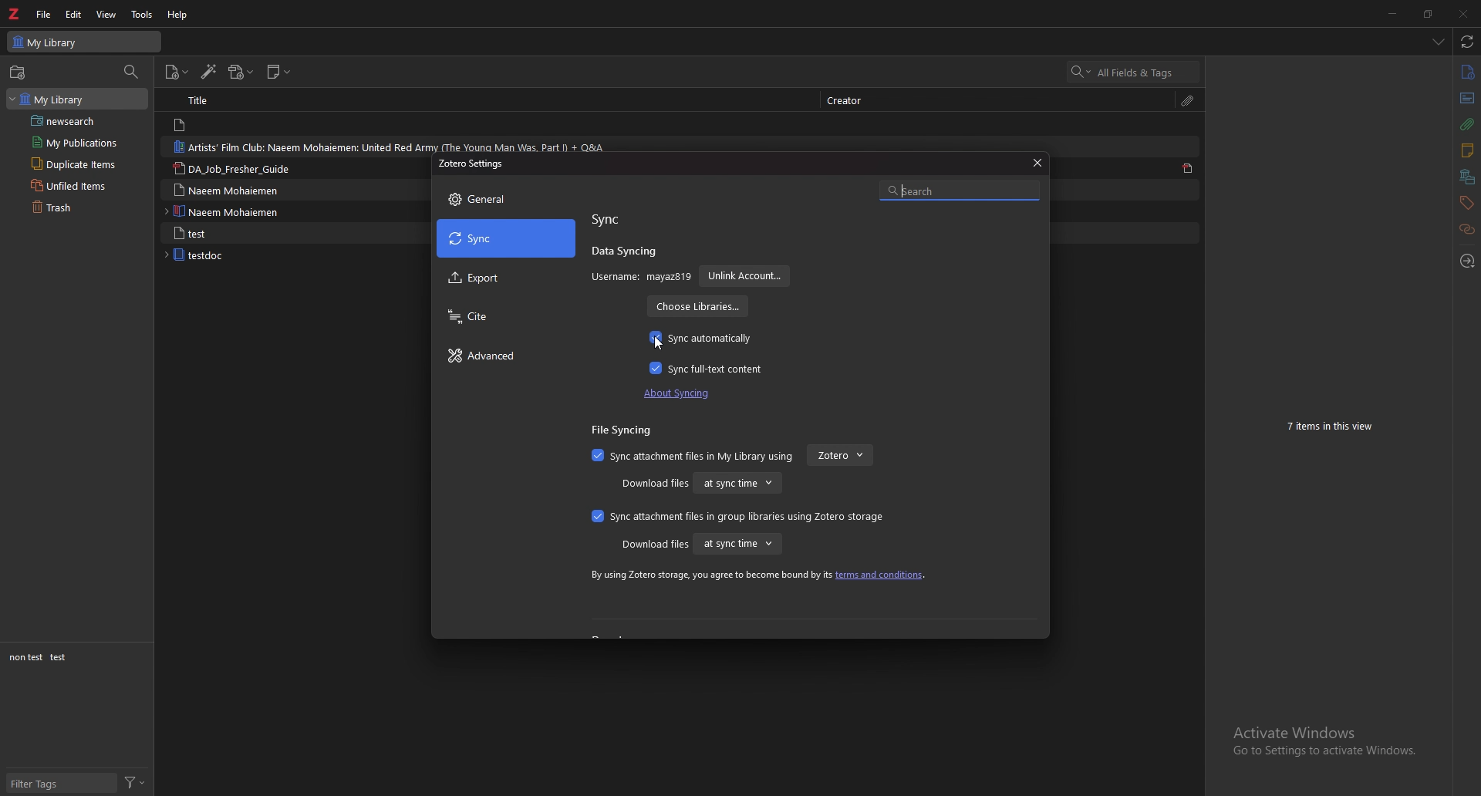 The width and height of the screenshot is (1481, 796). What do you see at coordinates (1466, 150) in the screenshot?
I see `notes` at bounding box center [1466, 150].